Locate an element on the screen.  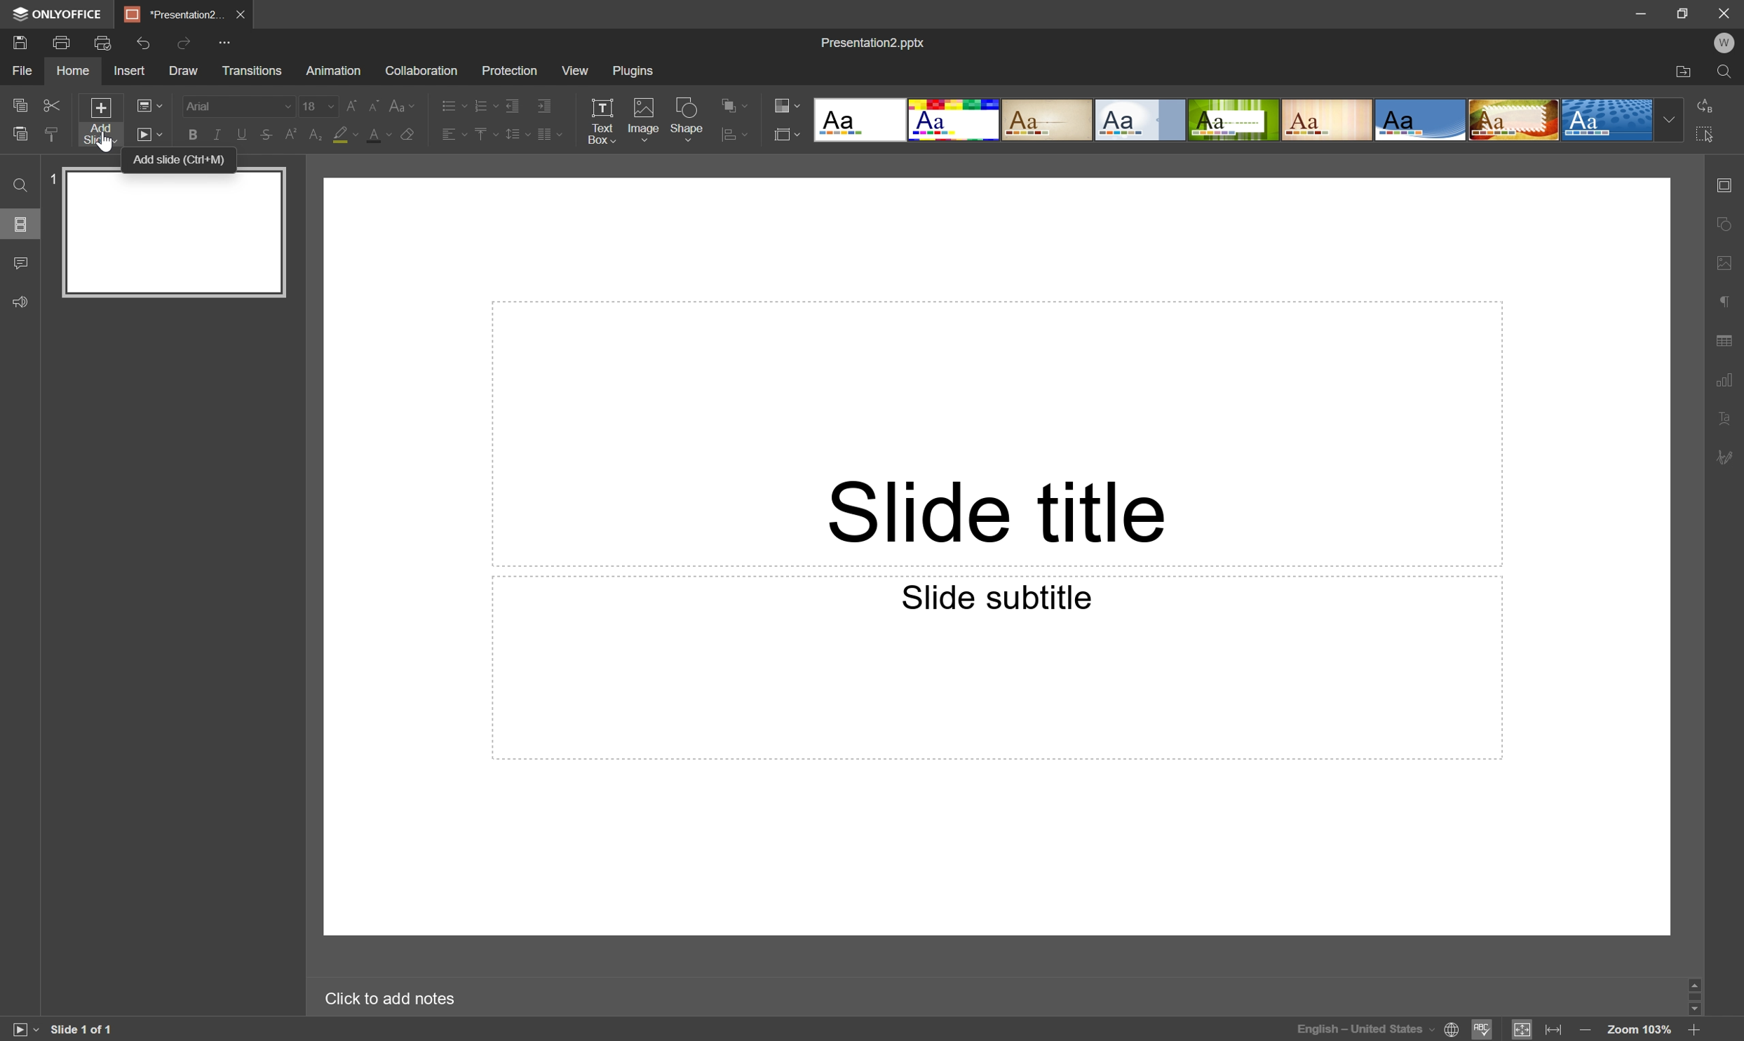
Change case is located at coordinates (405, 102).